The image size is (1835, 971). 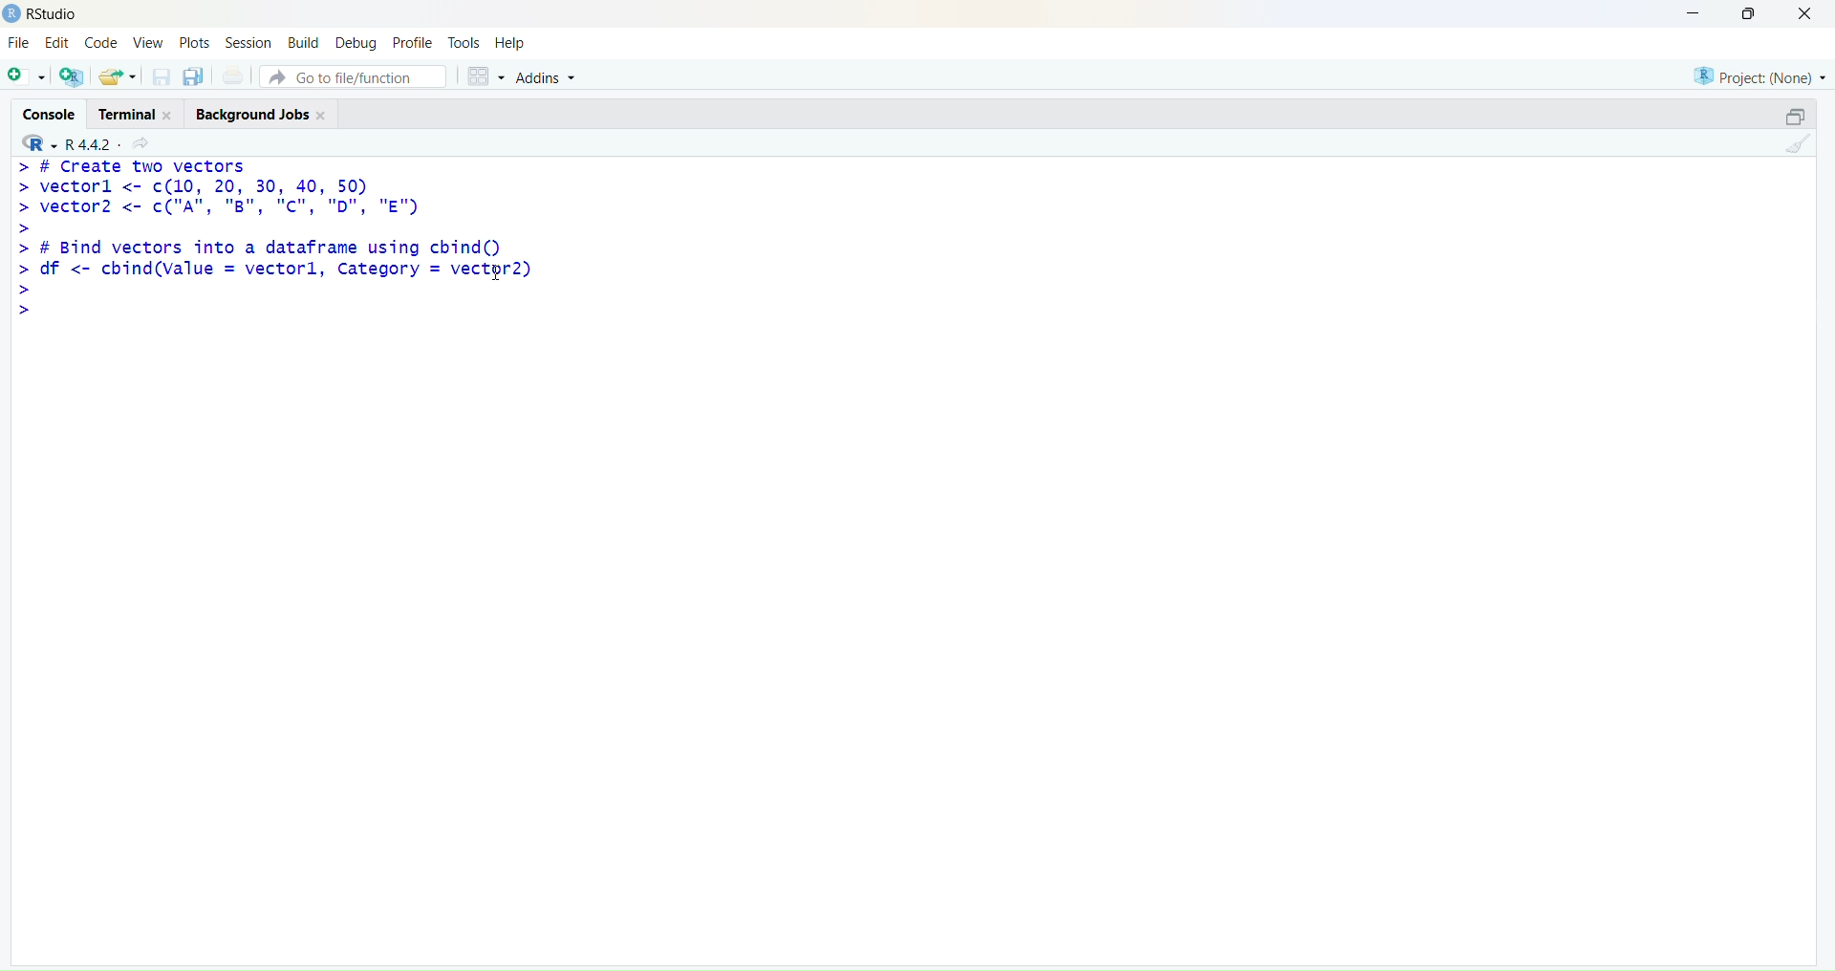 What do you see at coordinates (464, 42) in the screenshot?
I see `Tools` at bounding box center [464, 42].